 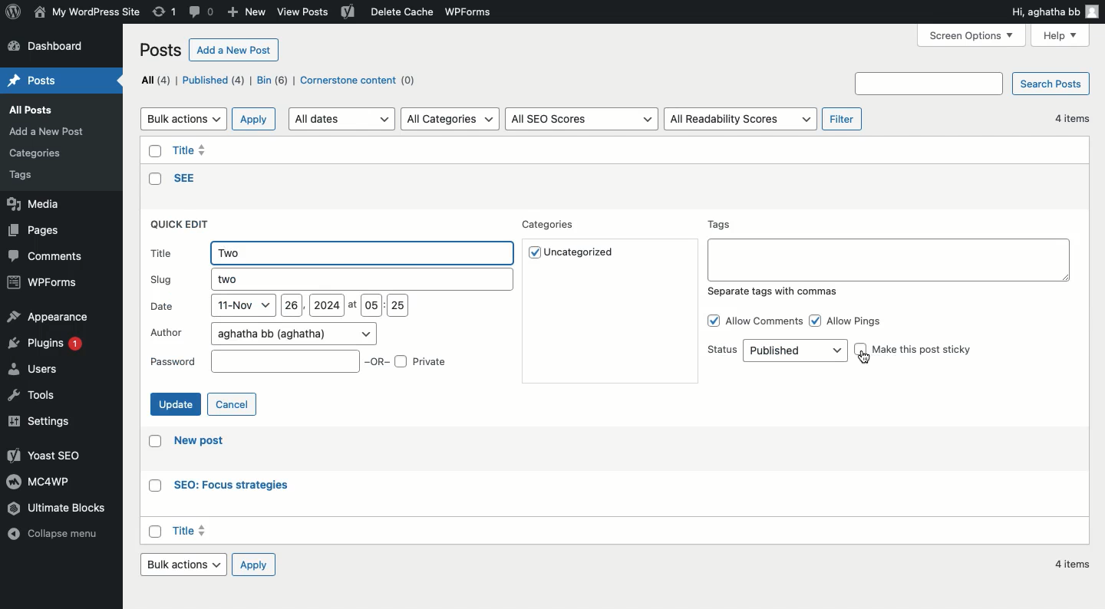 What do you see at coordinates (360, 81) in the screenshot?
I see `Cornerstone content` at bounding box center [360, 81].